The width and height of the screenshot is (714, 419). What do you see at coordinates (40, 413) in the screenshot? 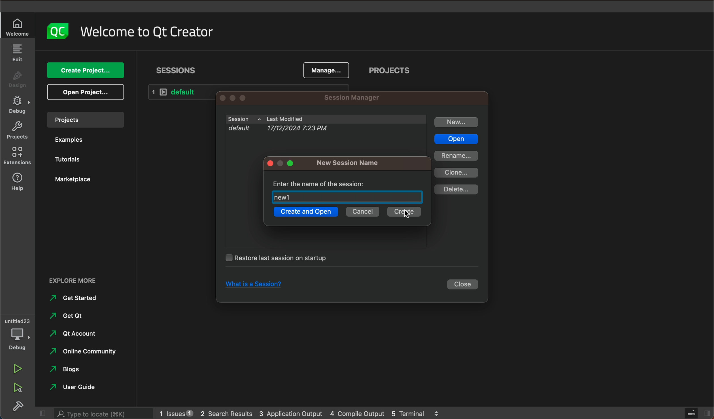
I see `close slide bar` at bounding box center [40, 413].